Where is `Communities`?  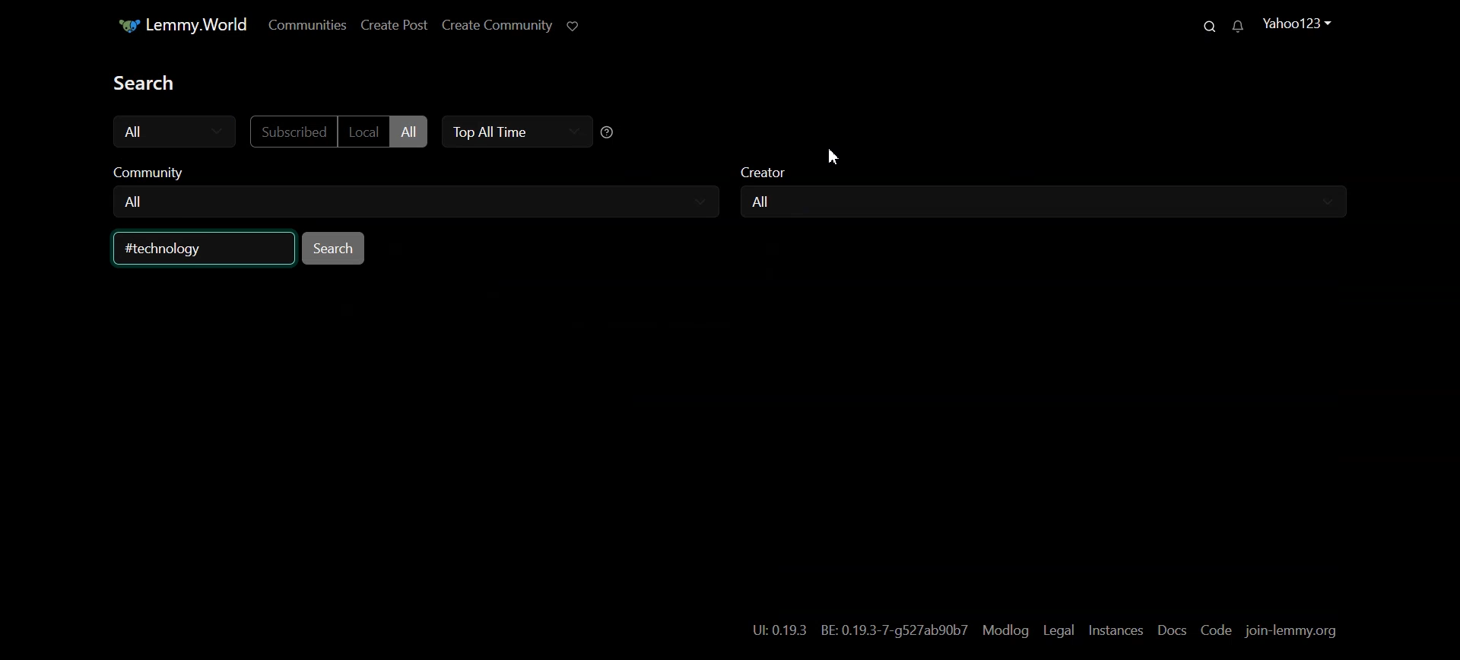
Communities is located at coordinates (307, 25).